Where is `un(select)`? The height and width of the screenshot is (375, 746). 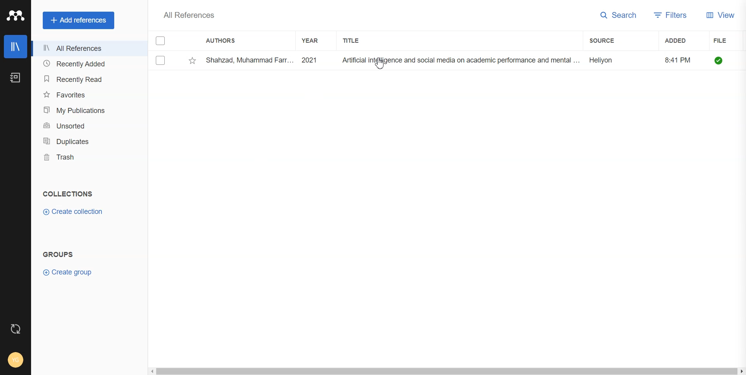
un(select) is located at coordinates (160, 60).